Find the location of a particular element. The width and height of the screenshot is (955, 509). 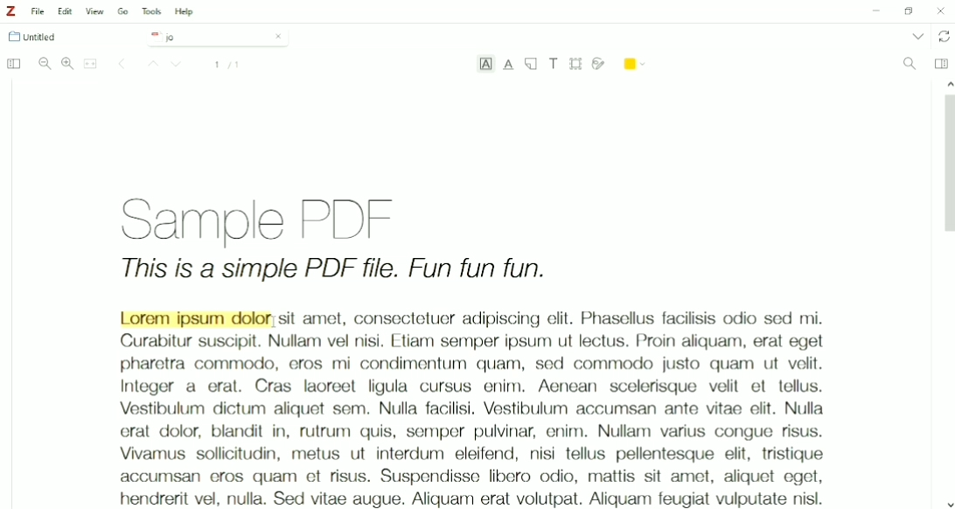

Merge is located at coordinates (91, 64).